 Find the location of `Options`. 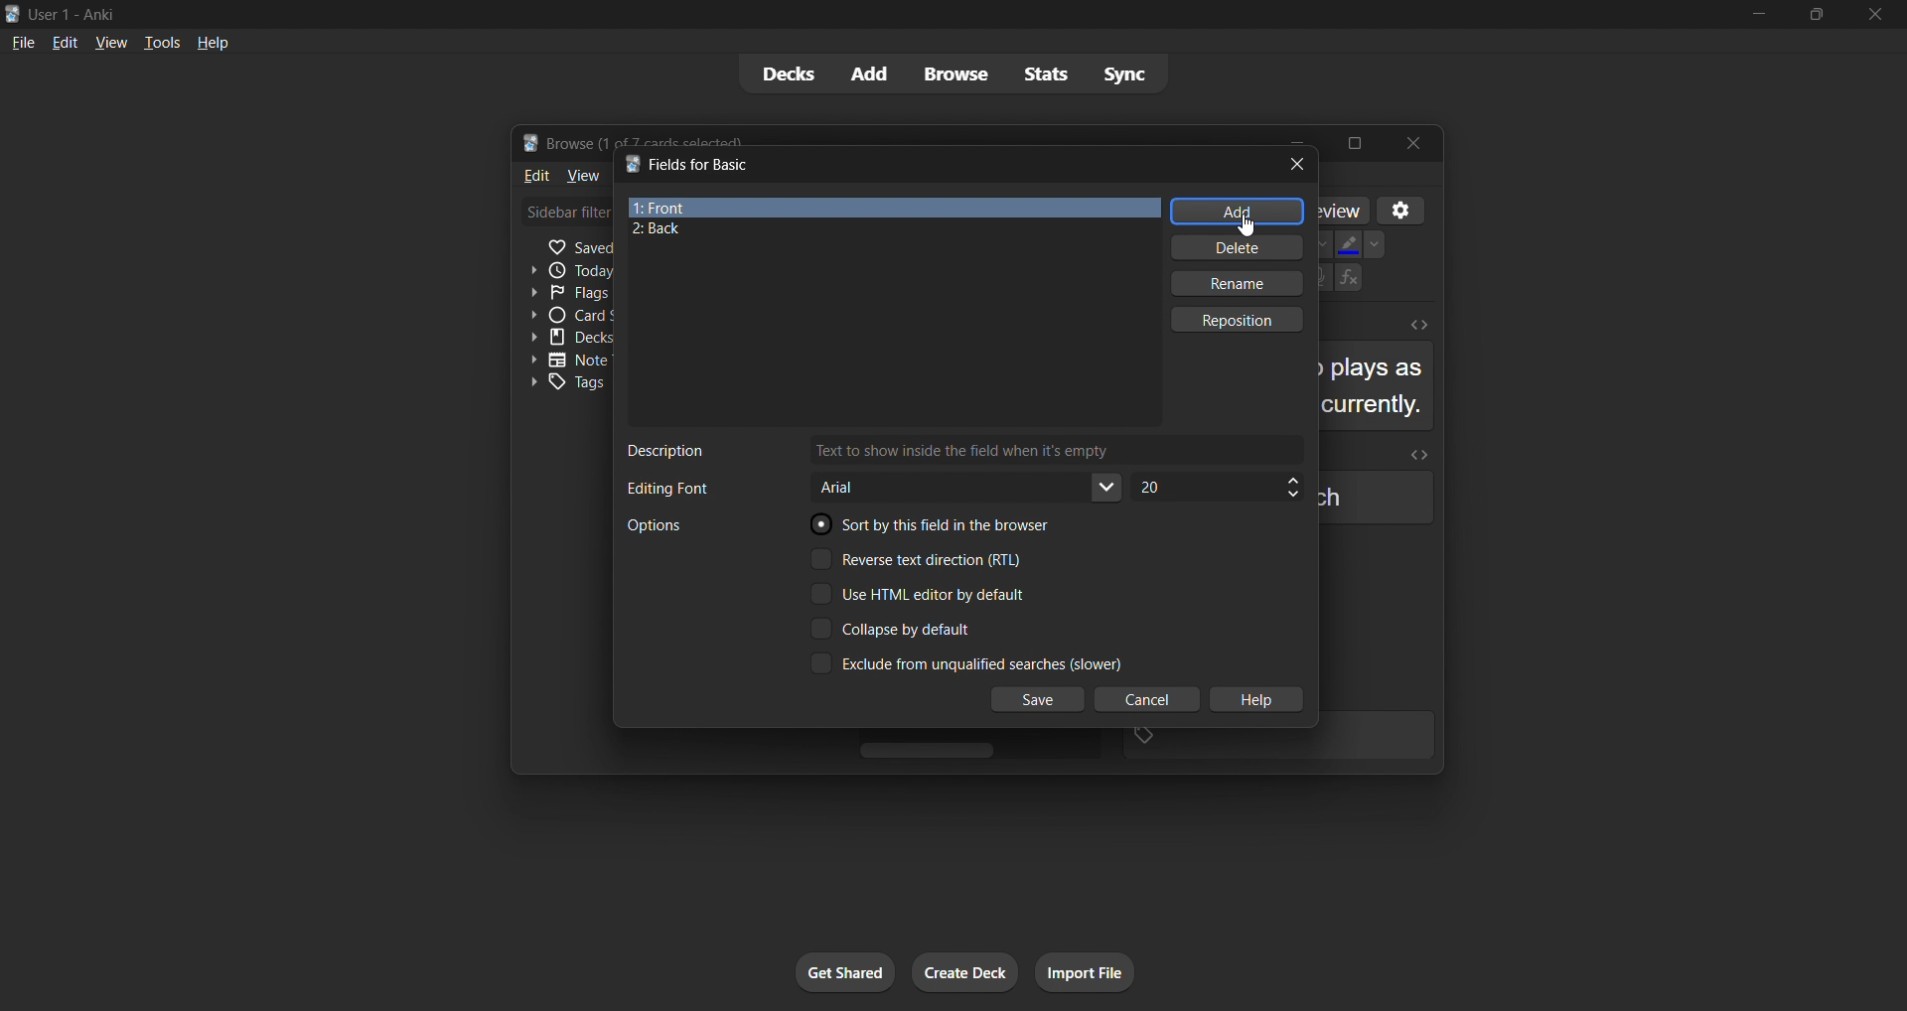

Options is located at coordinates (678, 529).